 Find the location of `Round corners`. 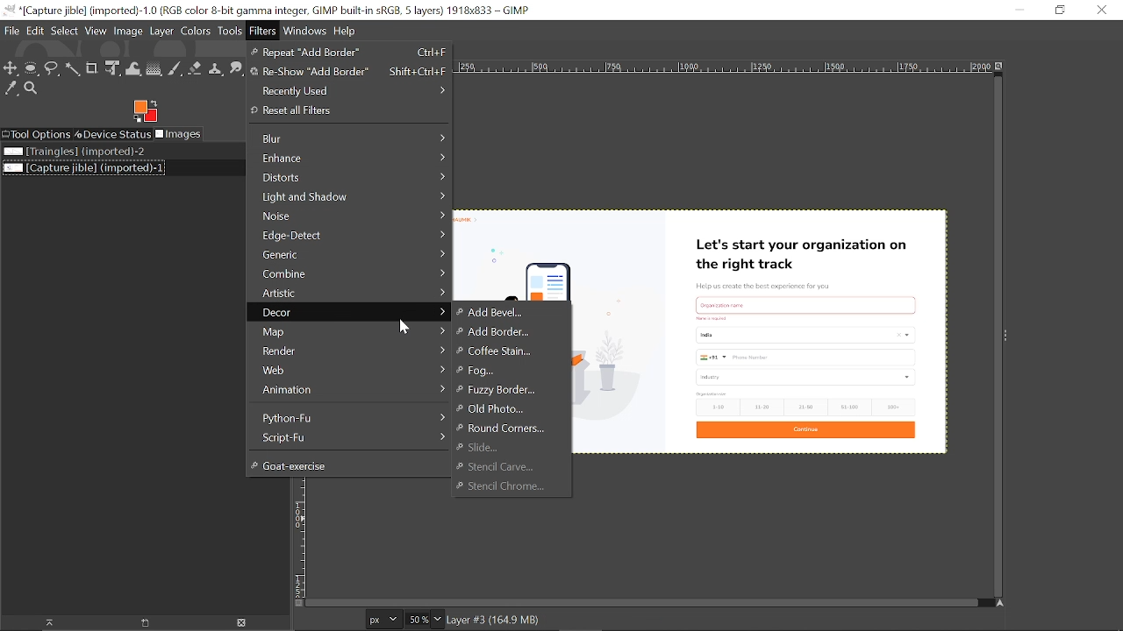

Round corners is located at coordinates (500, 429).